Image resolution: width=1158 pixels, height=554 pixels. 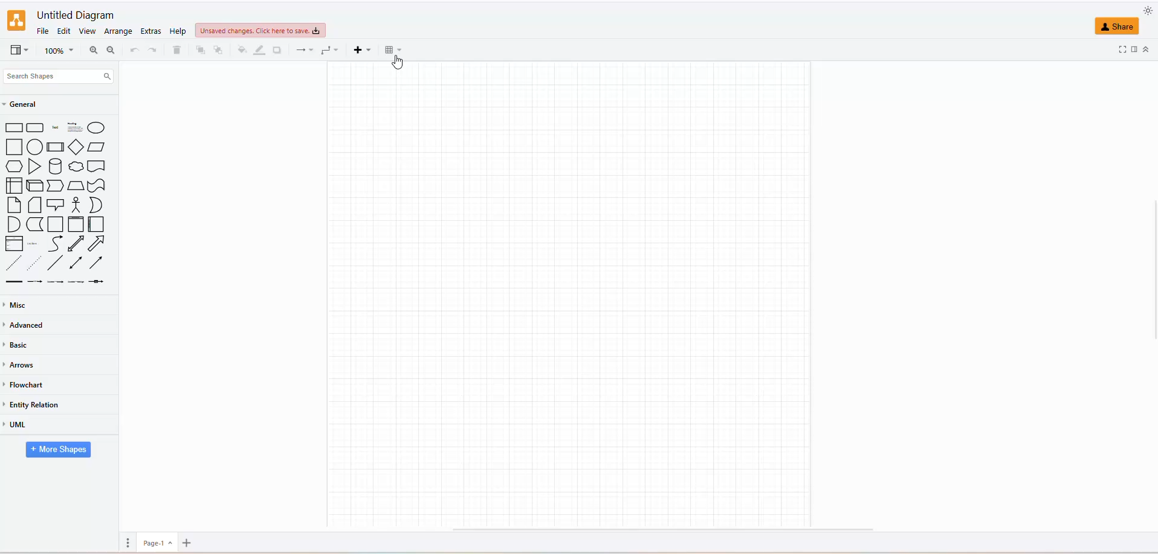 I want to click on table, so click(x=392, y=50).